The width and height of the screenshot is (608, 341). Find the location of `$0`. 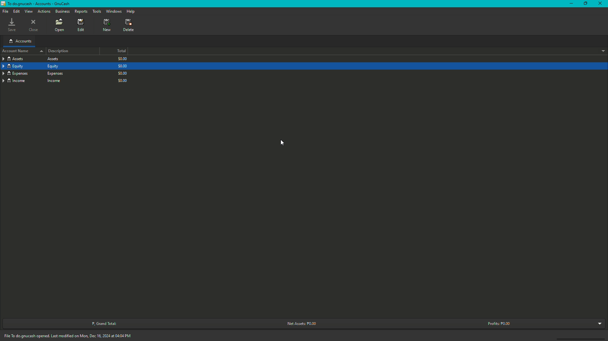

$0 is located at coordinates (122, 72).